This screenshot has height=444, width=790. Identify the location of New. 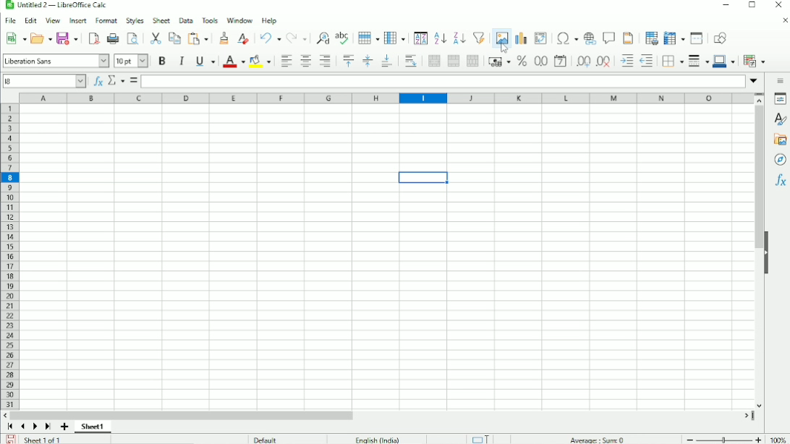
(14, 39).